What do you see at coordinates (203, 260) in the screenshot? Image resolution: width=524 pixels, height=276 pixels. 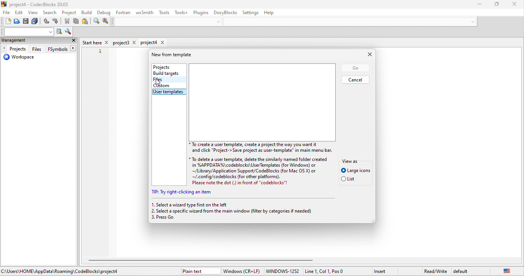 I see `horizontal scroll bar` at bounding box center [203, 260].